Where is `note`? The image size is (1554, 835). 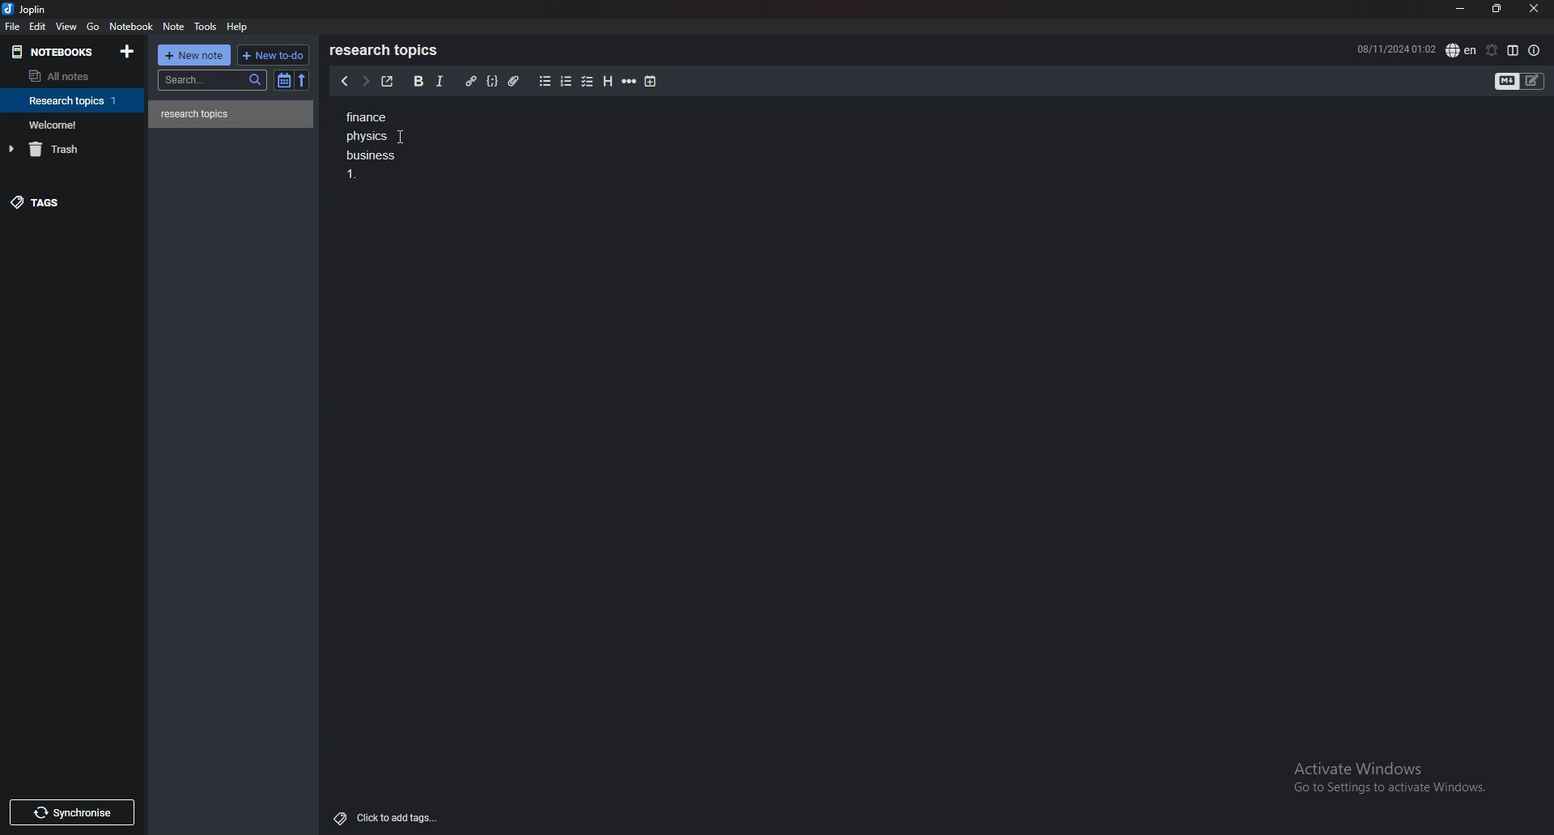 note is located at coordinates (231, 114).